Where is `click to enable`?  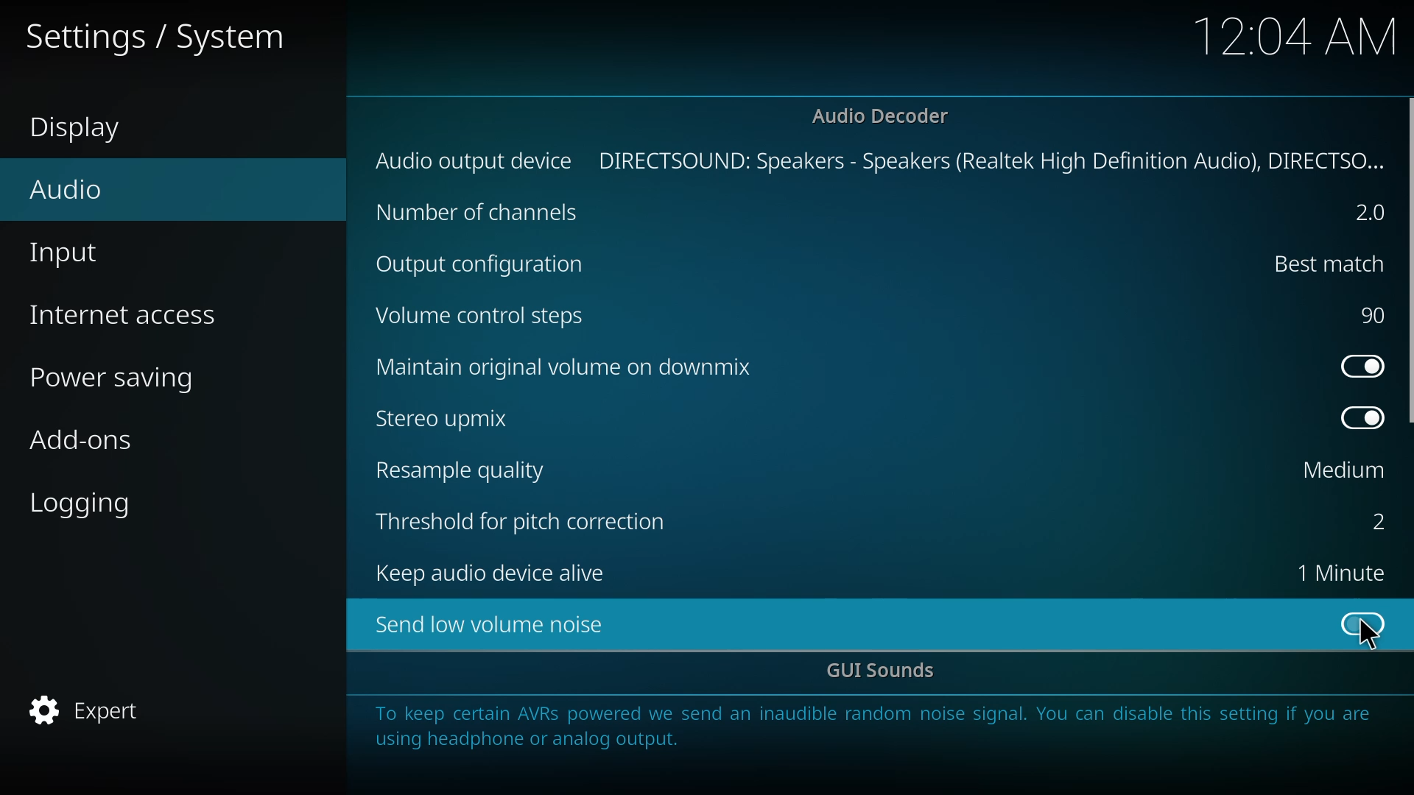 click to enable is located at coordinates (1364, 623).